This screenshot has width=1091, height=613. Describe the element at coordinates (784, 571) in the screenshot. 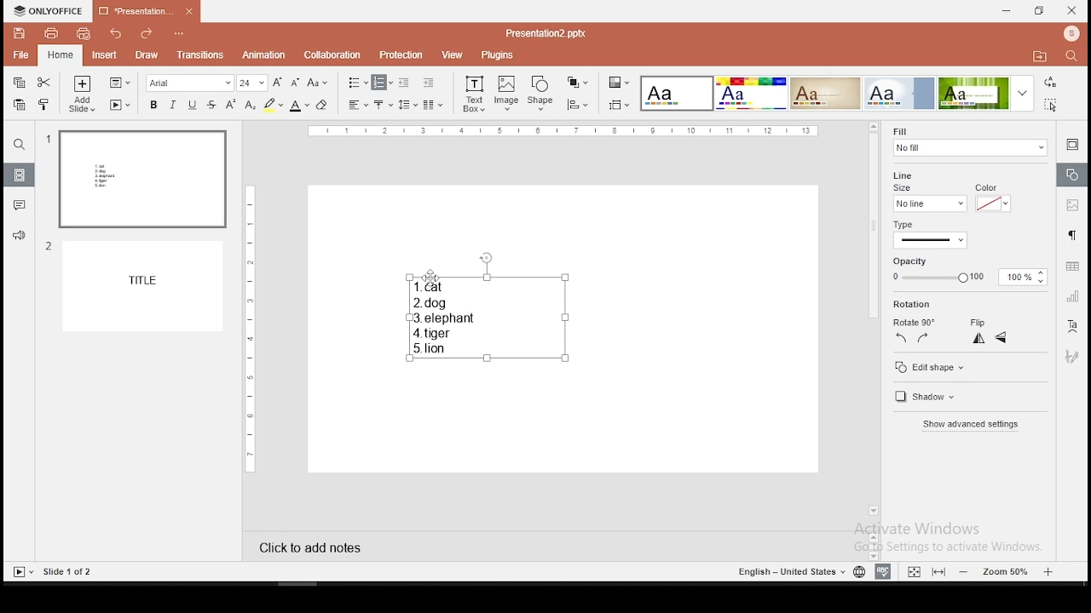

I see `English` at that location.